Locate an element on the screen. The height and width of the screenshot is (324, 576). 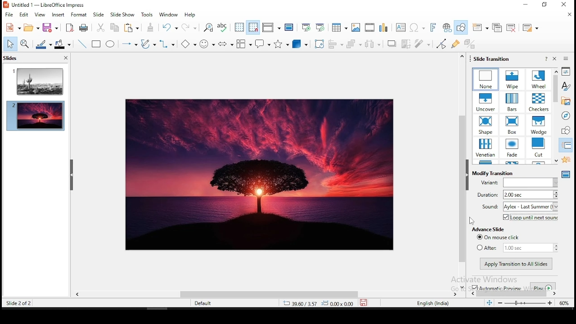
new is located at coordinates (11, 29).